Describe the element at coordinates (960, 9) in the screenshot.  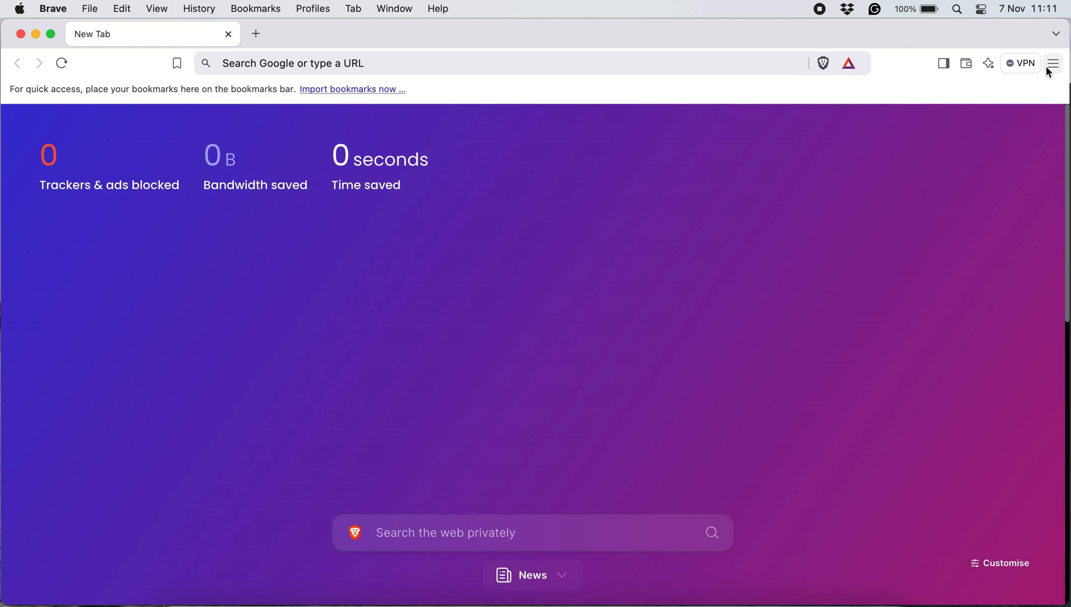
I see `spotlight search` at that location.